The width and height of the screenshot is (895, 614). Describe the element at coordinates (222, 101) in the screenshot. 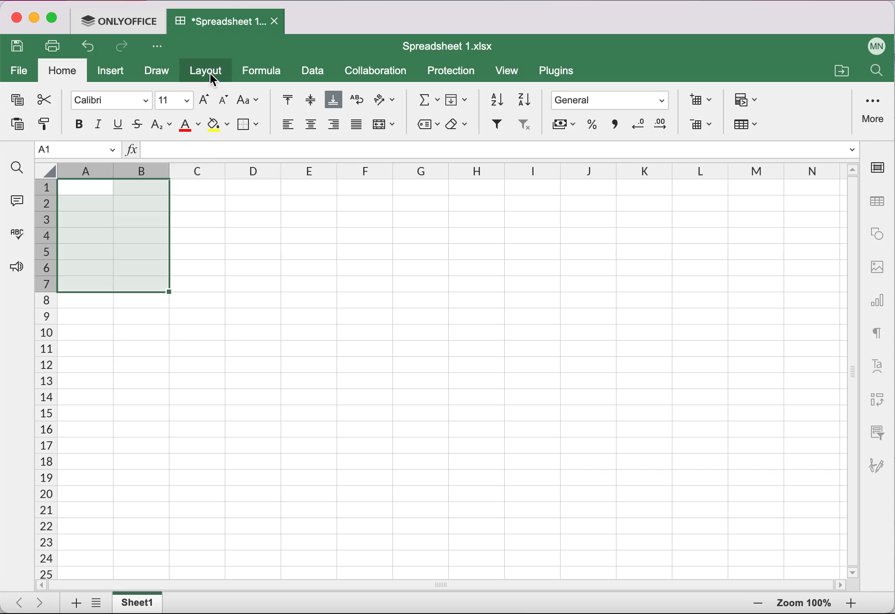

I see `decrement font size` at that location.